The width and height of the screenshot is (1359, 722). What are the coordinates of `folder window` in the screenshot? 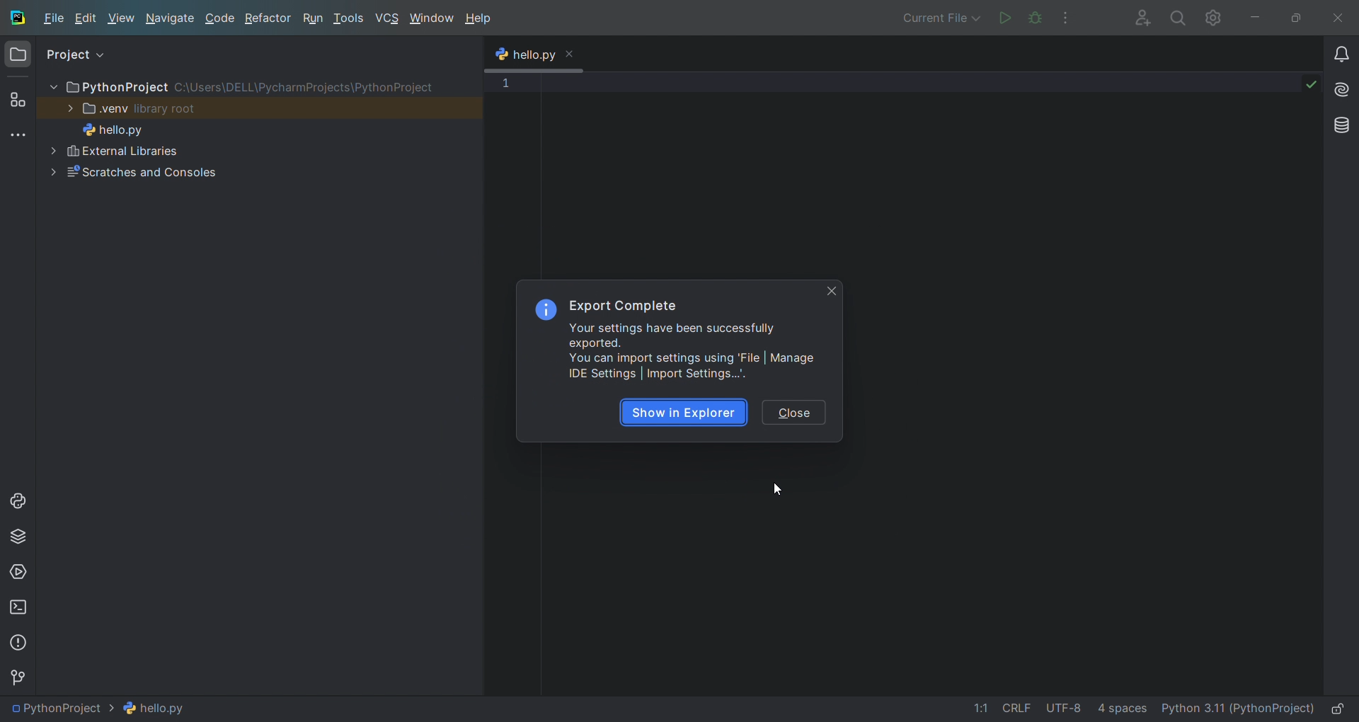 It's located at (18, 58).